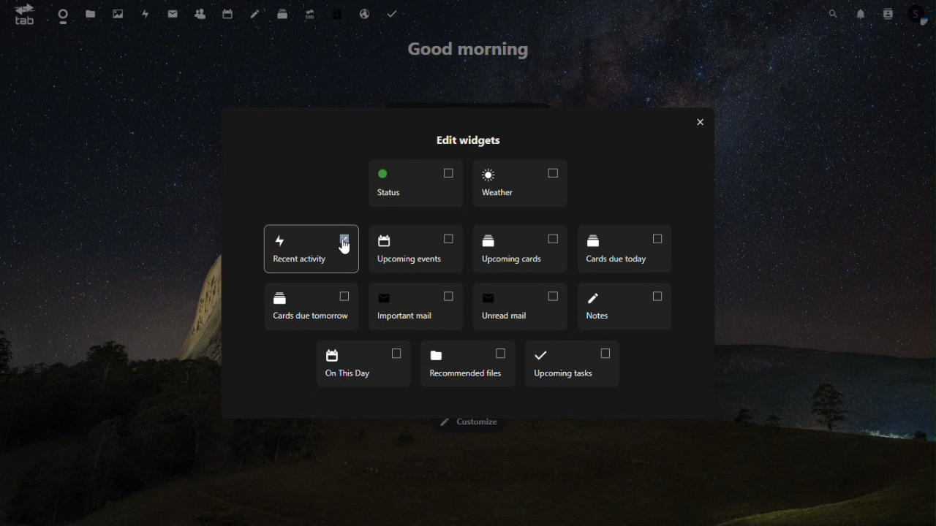 This screenshot has height=526, width=936. What do you see at coordinates (918, 15) in the screenshot?
I see `profile` at bounding box center [918, 15].